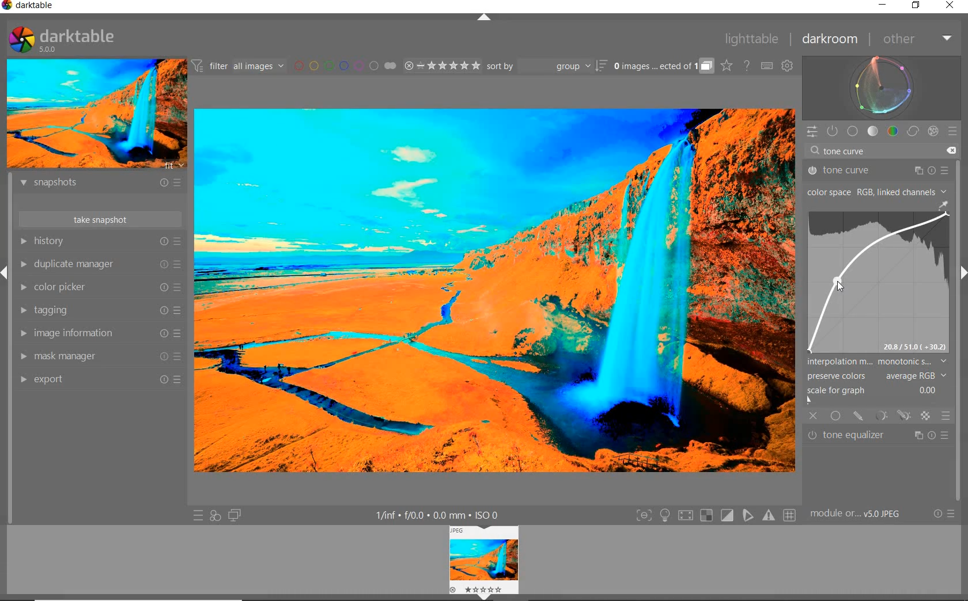 This screenshot has width=968, height=601. What do you see at coordinates (812, 132) in the screenshot?
I see `QUICK ACCESS PANEL` at bounding box center [812, 132].